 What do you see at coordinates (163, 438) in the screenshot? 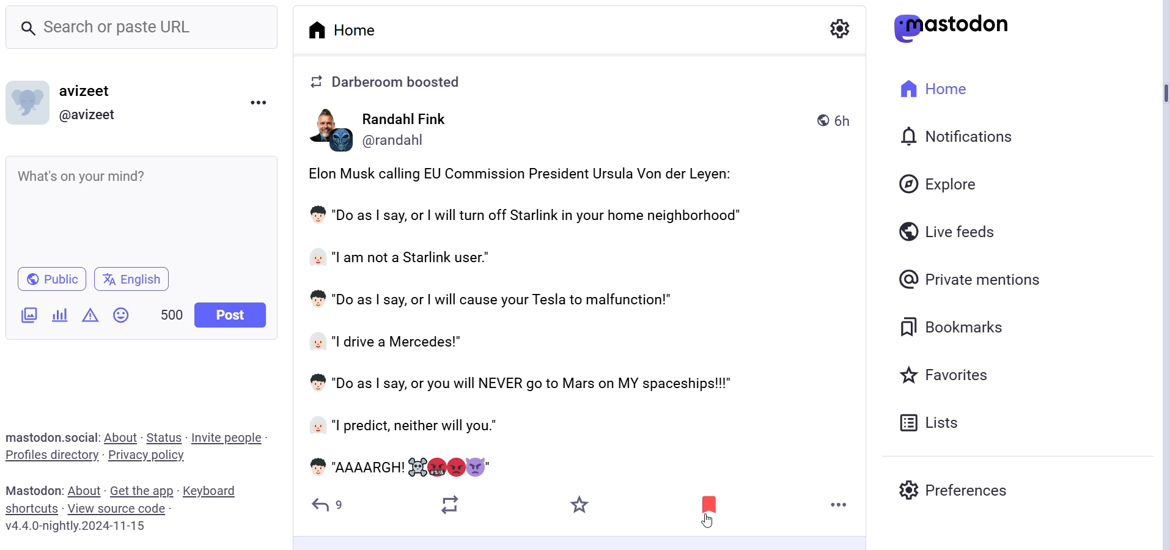
I see `Status` at bounding box center [163, 438].